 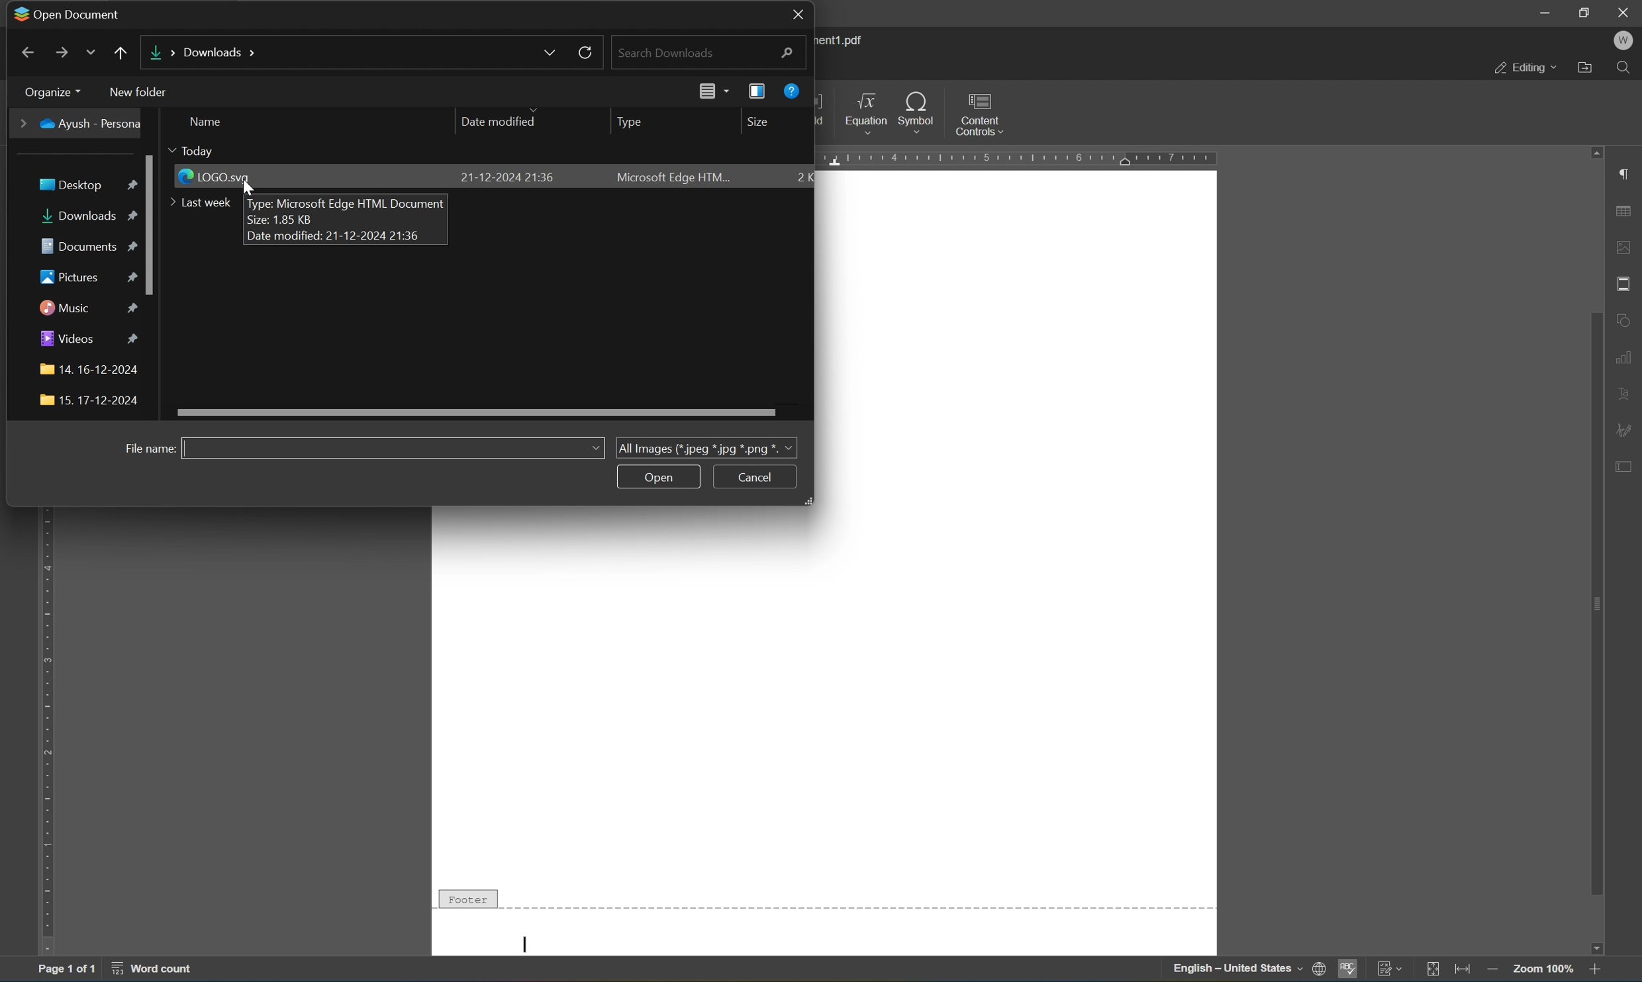 What do you see at coordinates (586, 52) in the screenshot?
I see `reload` at bounding box center [586, 52].